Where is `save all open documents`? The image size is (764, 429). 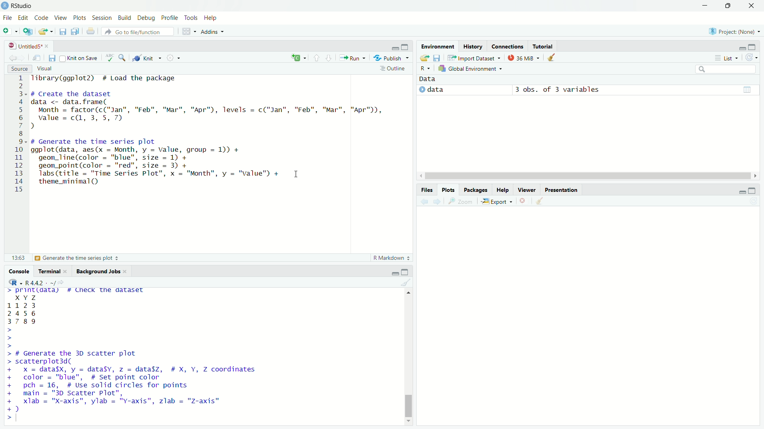
save all open documents is located at coordinates (76, 32).